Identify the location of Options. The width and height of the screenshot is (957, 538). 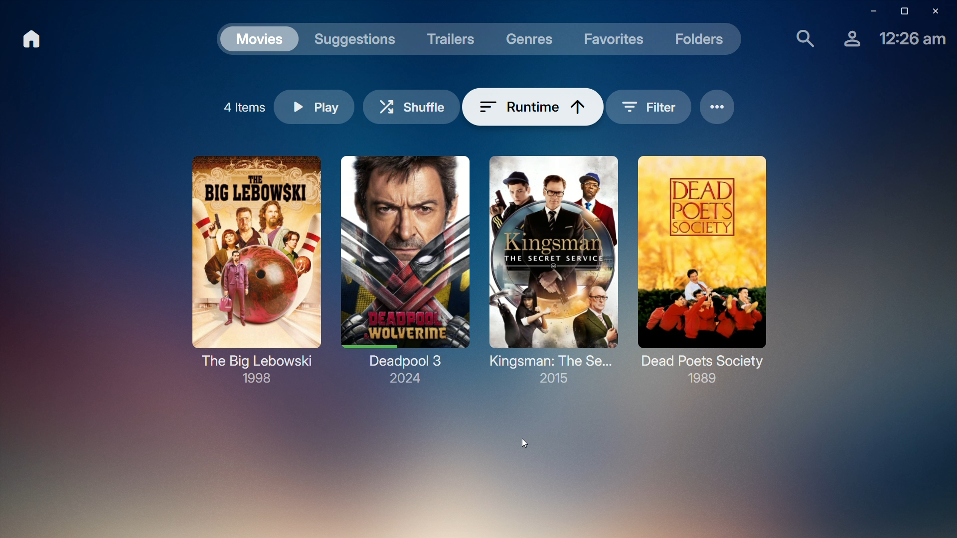
(707, 107).